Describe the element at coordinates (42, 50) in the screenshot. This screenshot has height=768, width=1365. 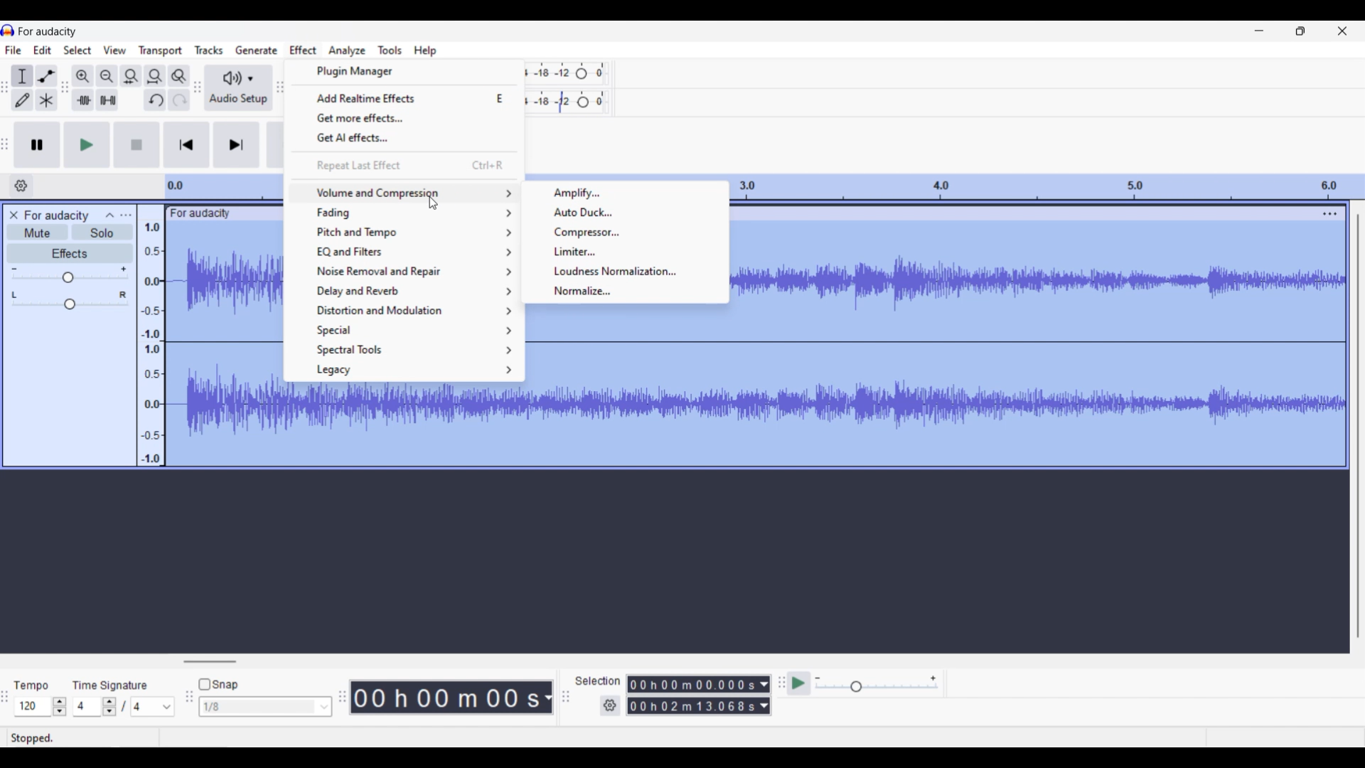
I see `Edit menu` at that location.